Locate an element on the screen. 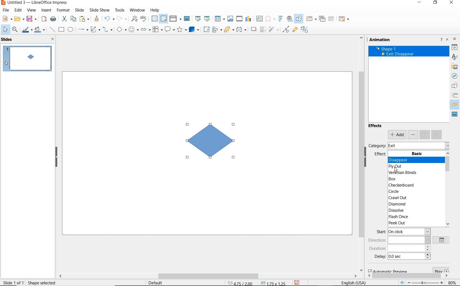 The width and height of the screenshot is (460, 286). arrange is located at coordinates (228, 30).